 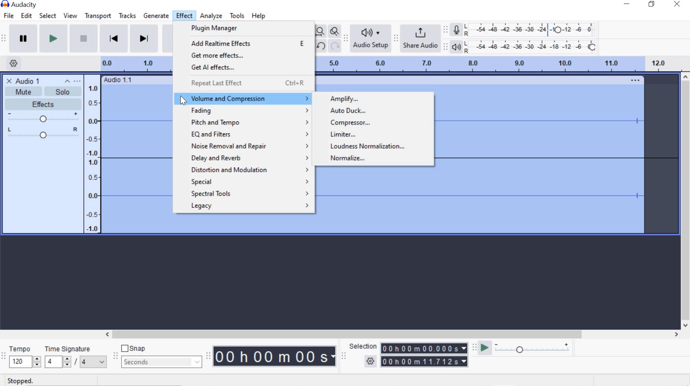 What do you see at coordinates (20, 381) in the screenshot?
I see `STOPPED` at bounding box center [20, 381].